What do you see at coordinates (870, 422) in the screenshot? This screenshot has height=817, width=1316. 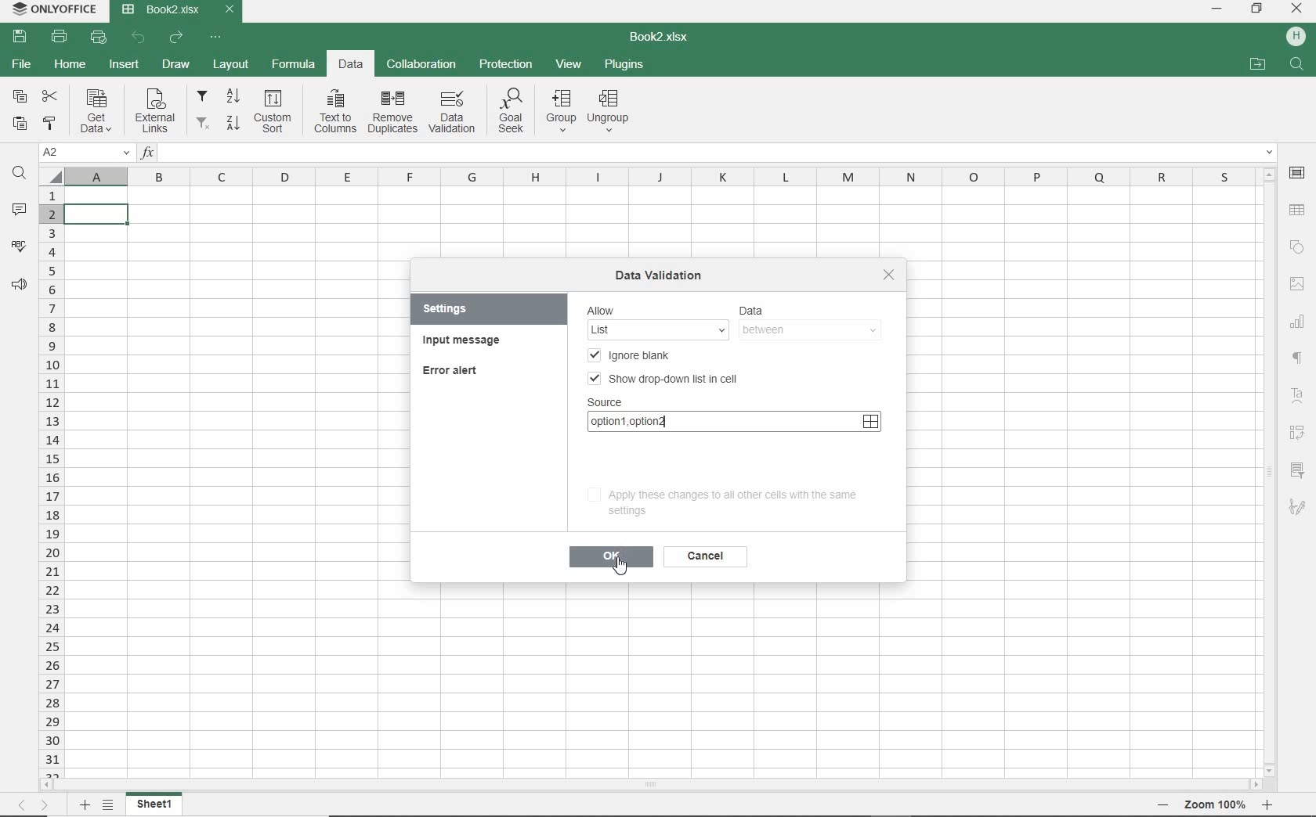 I see `SELECT DATE` at bounding box center [870, 422].